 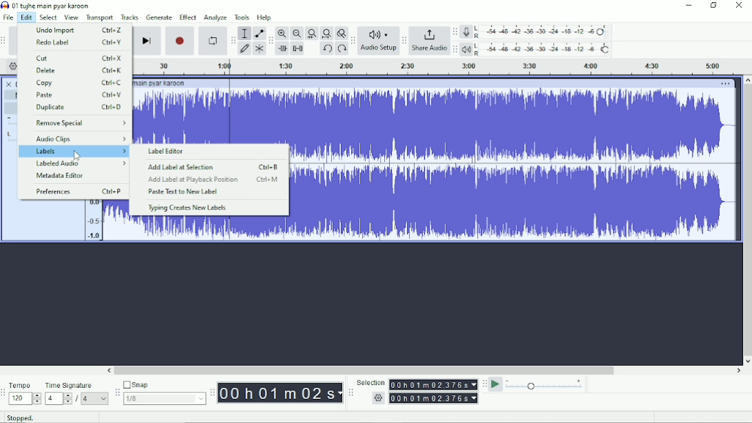 I want to click on Audio Clips, so click(x=80, y=138).